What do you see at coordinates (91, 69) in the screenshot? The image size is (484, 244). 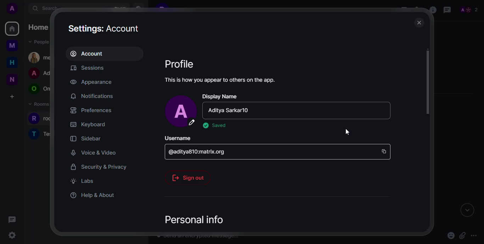 I see `sessions` at bounding box center [91, 69].